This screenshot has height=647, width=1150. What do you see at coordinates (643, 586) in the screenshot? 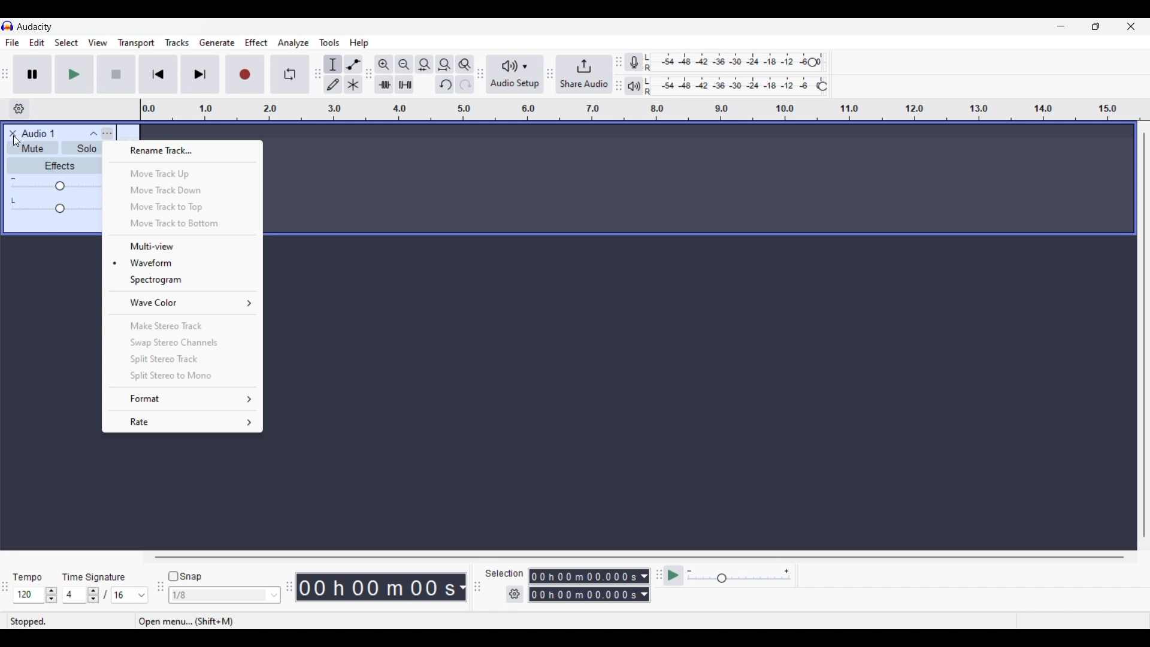
I see `Metric options to record duration` at bounding box center [643, 586].